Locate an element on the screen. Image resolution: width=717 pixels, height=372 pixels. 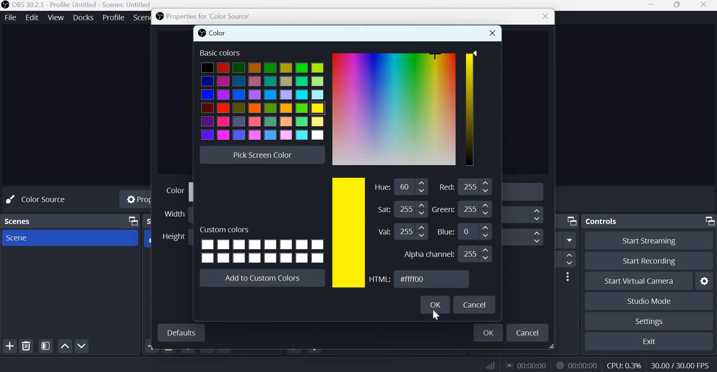
Width is located at coordinates (173, 213).